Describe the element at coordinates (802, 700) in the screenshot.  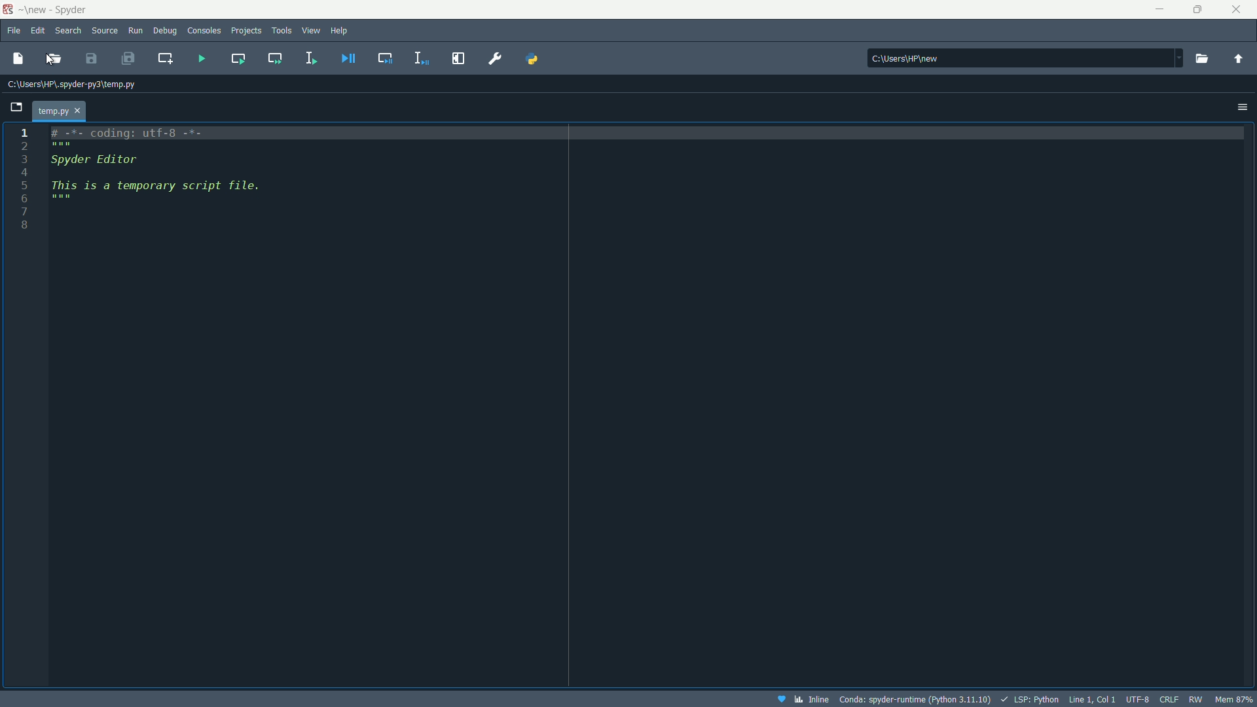
I see `inline` at that location.